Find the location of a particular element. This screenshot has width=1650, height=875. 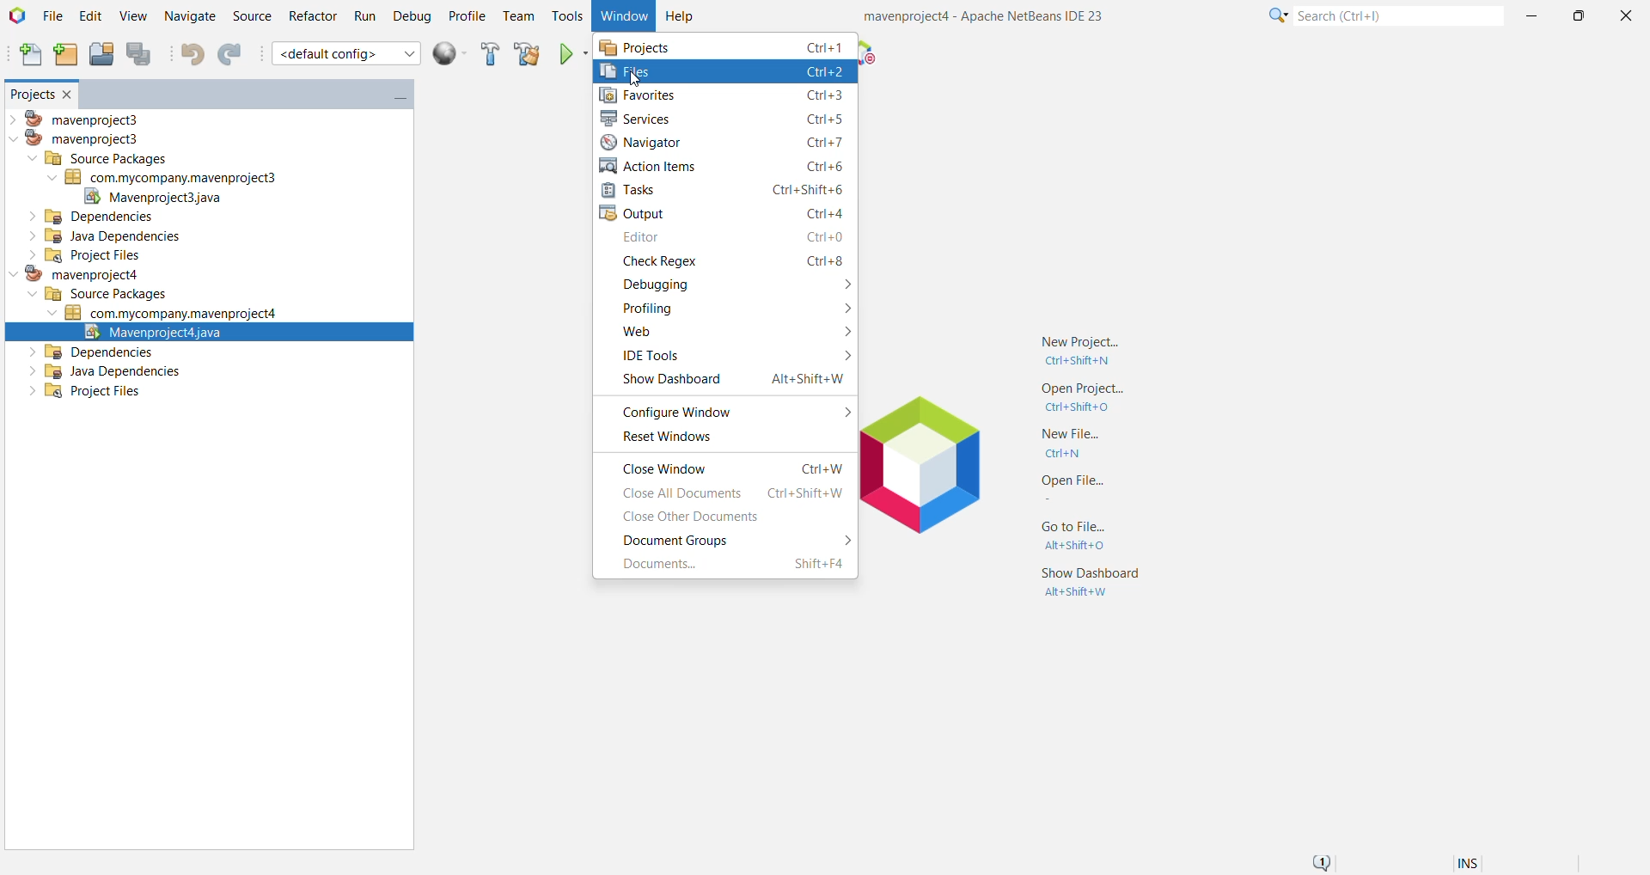

Services is located at coordinates (726, 118).